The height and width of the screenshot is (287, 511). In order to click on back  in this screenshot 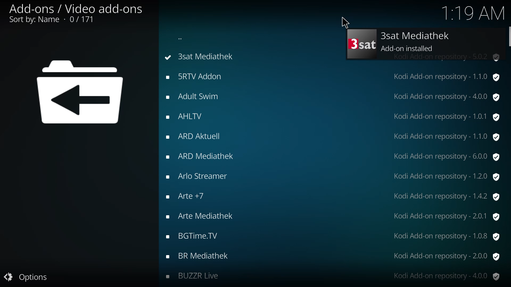, I will do `click(81, 96)`.